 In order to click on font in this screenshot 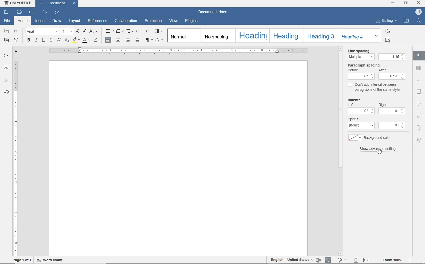, I will do `click(41, 31)`.